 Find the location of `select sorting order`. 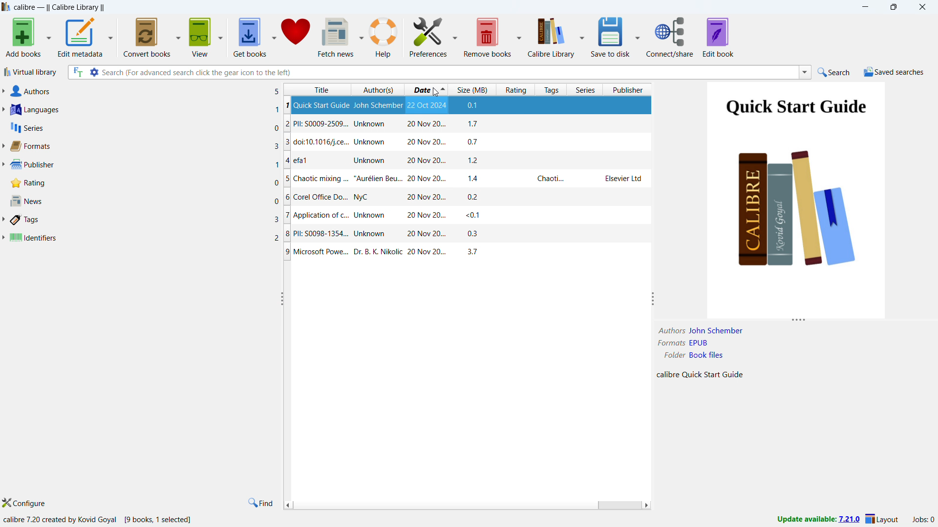

select sorting order is located at coordinates (398, 90).